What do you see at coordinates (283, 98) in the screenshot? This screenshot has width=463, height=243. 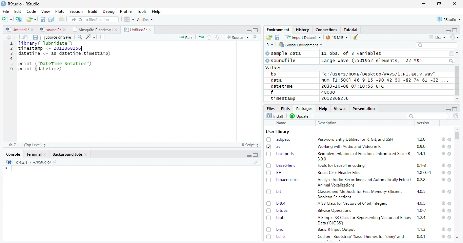 I see `timestamp` at bounding box center [283, 98].